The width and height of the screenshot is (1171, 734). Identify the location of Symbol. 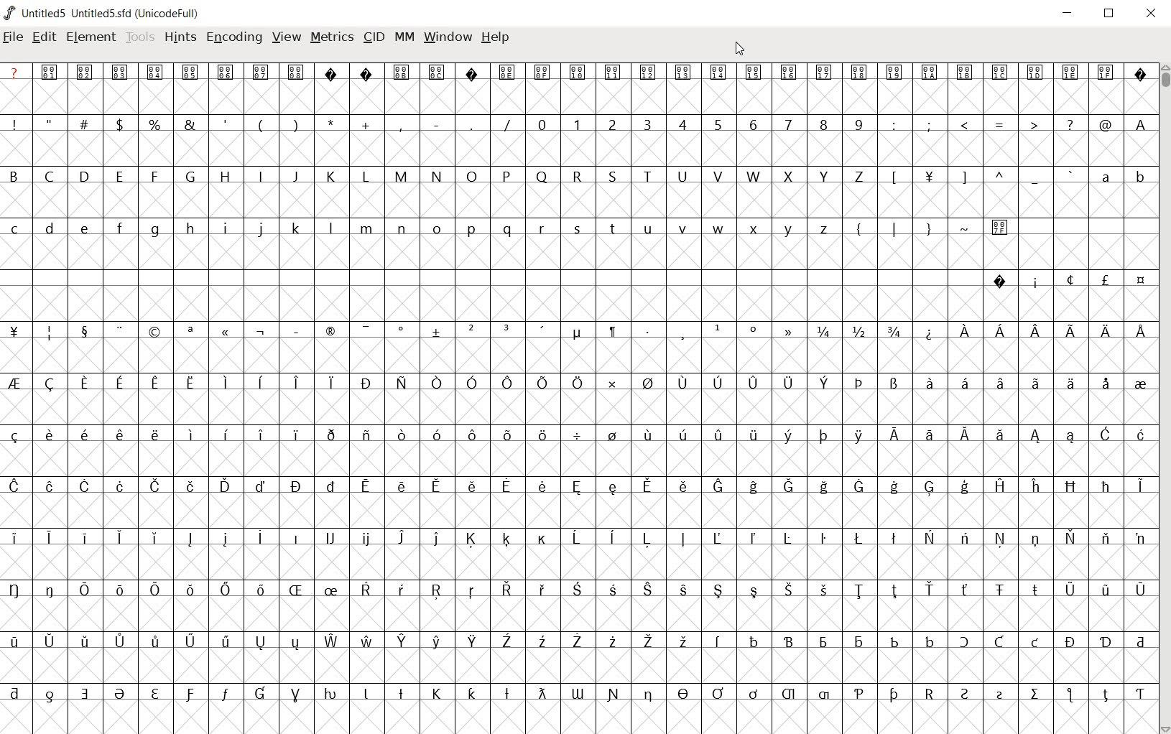
(17, 435).